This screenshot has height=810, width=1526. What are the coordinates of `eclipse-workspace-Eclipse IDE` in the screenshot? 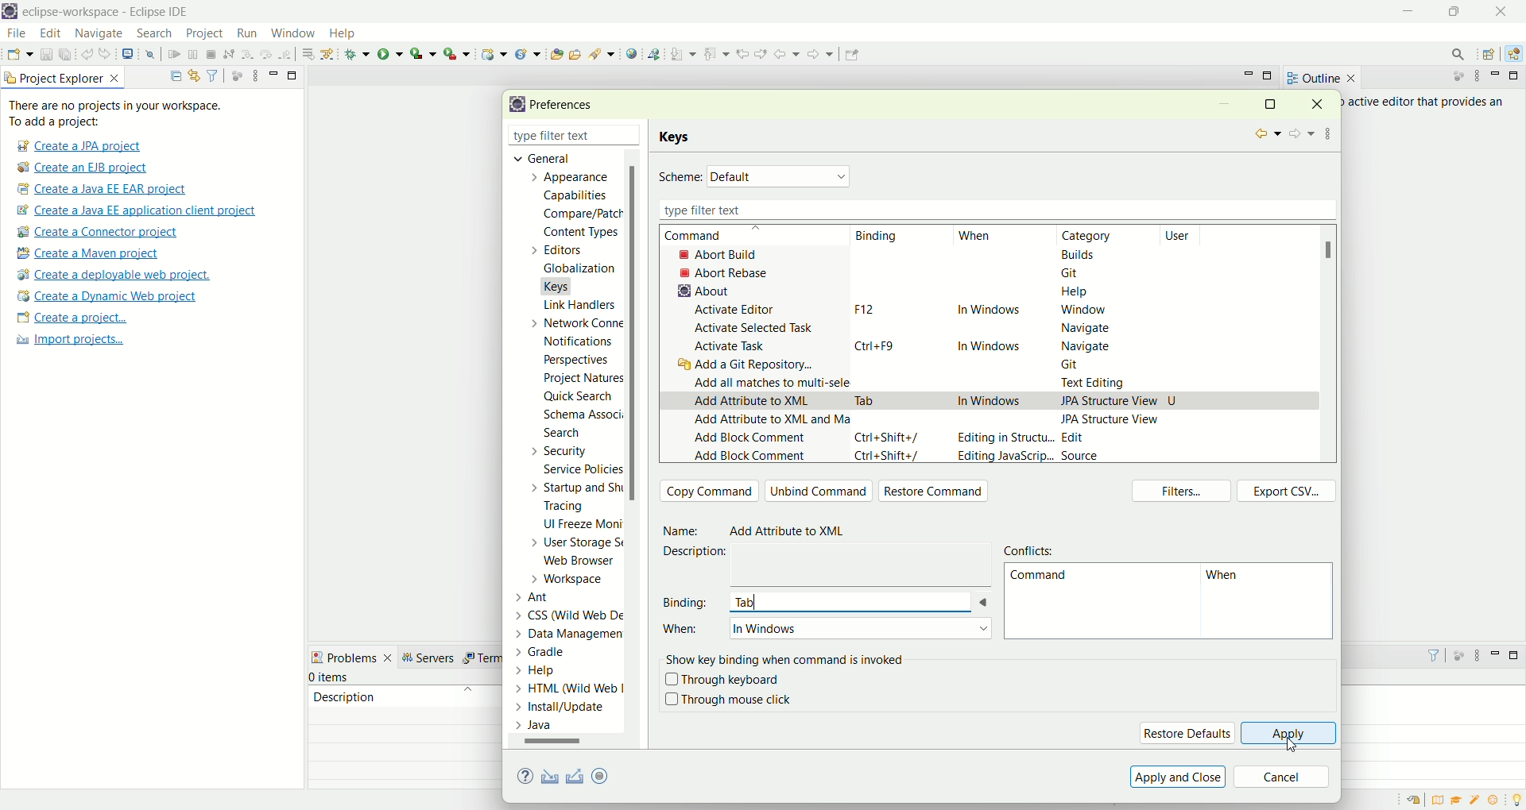 It's located at (104, 13).